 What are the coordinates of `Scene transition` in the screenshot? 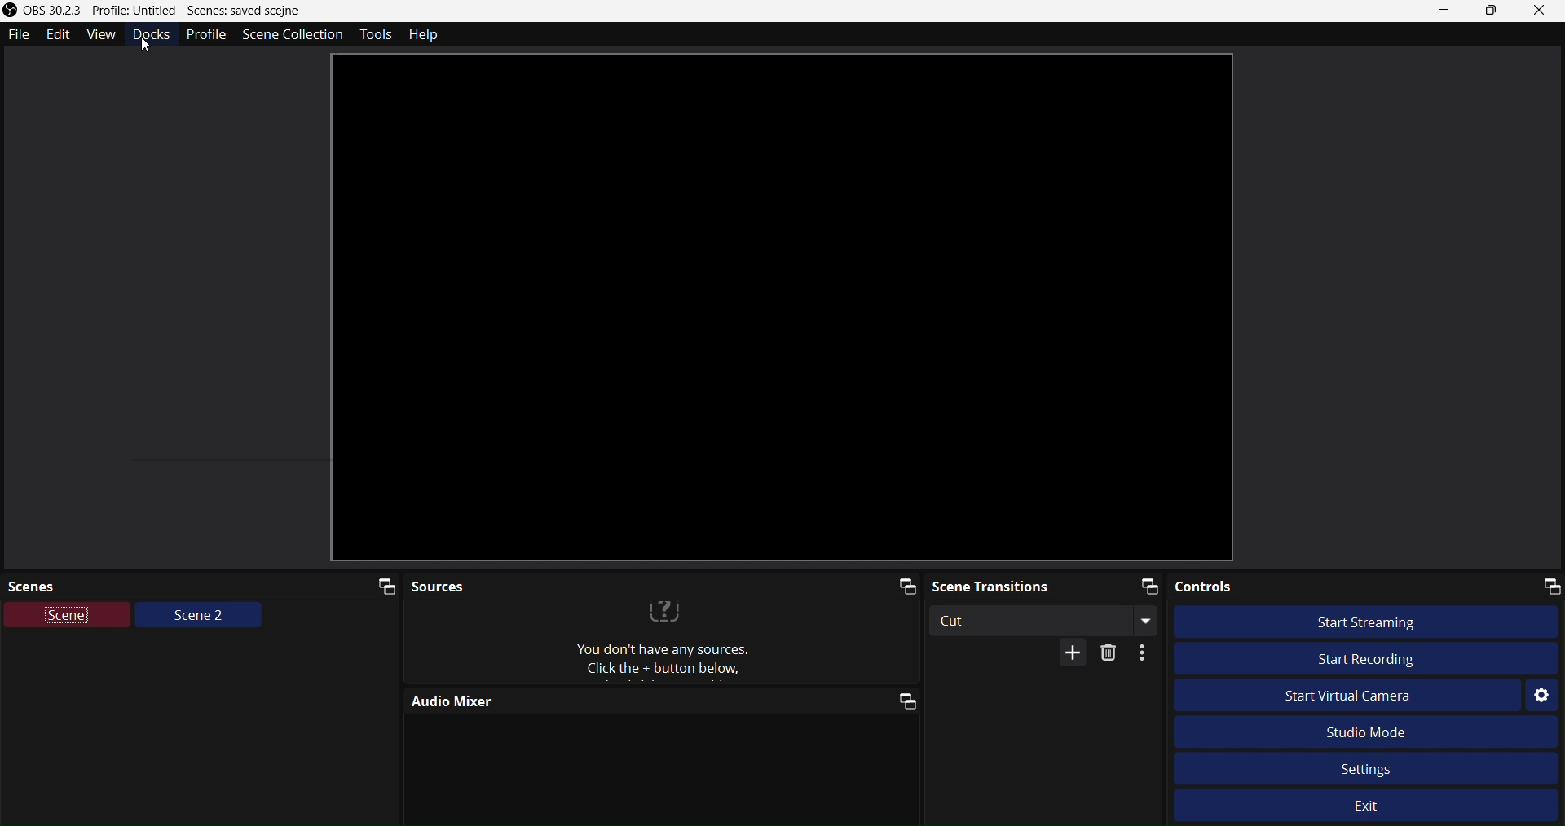 It's located at (1016, 584).